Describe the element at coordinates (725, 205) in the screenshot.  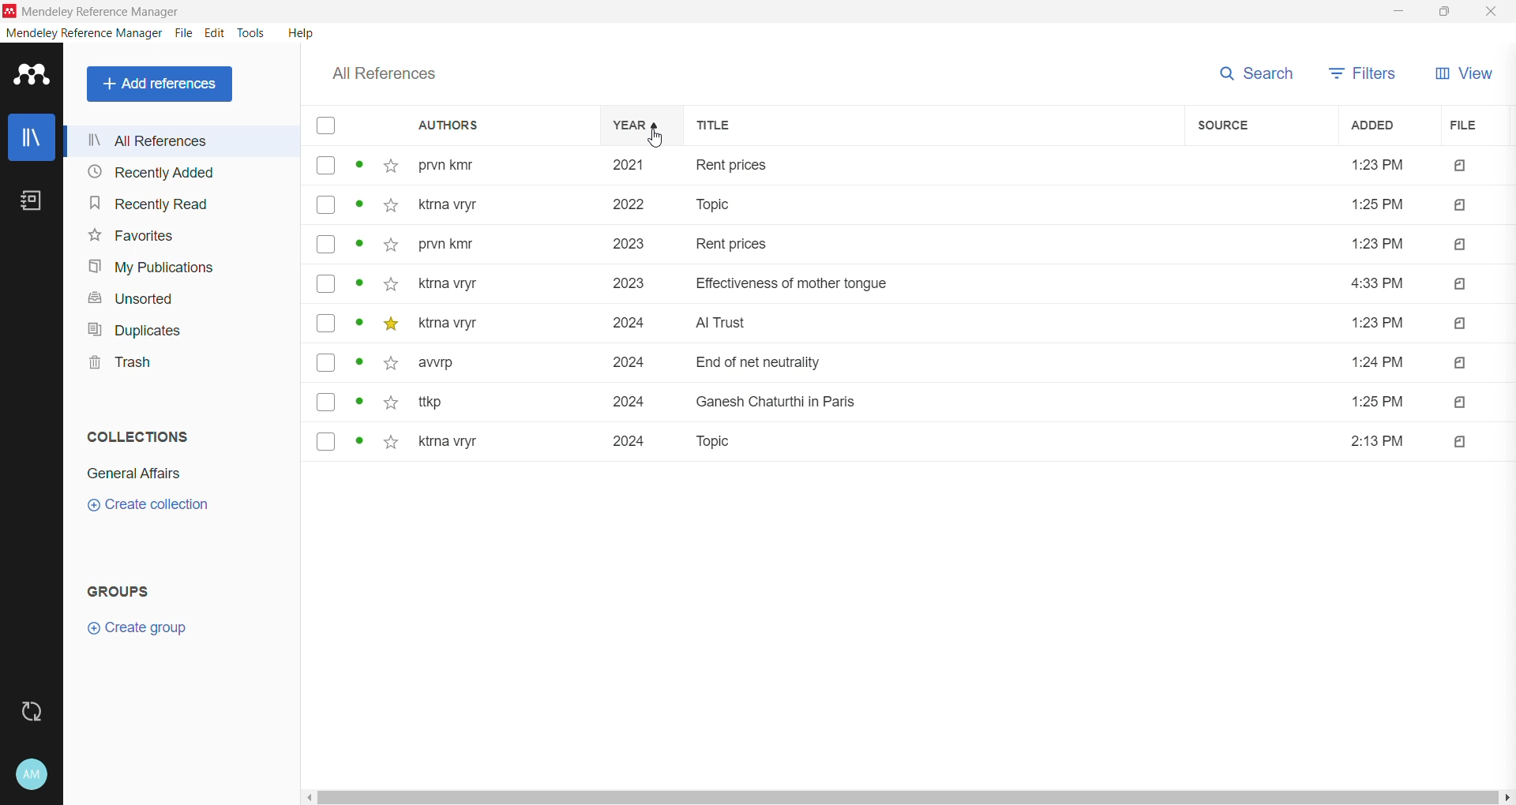
I see `topic` at that location.